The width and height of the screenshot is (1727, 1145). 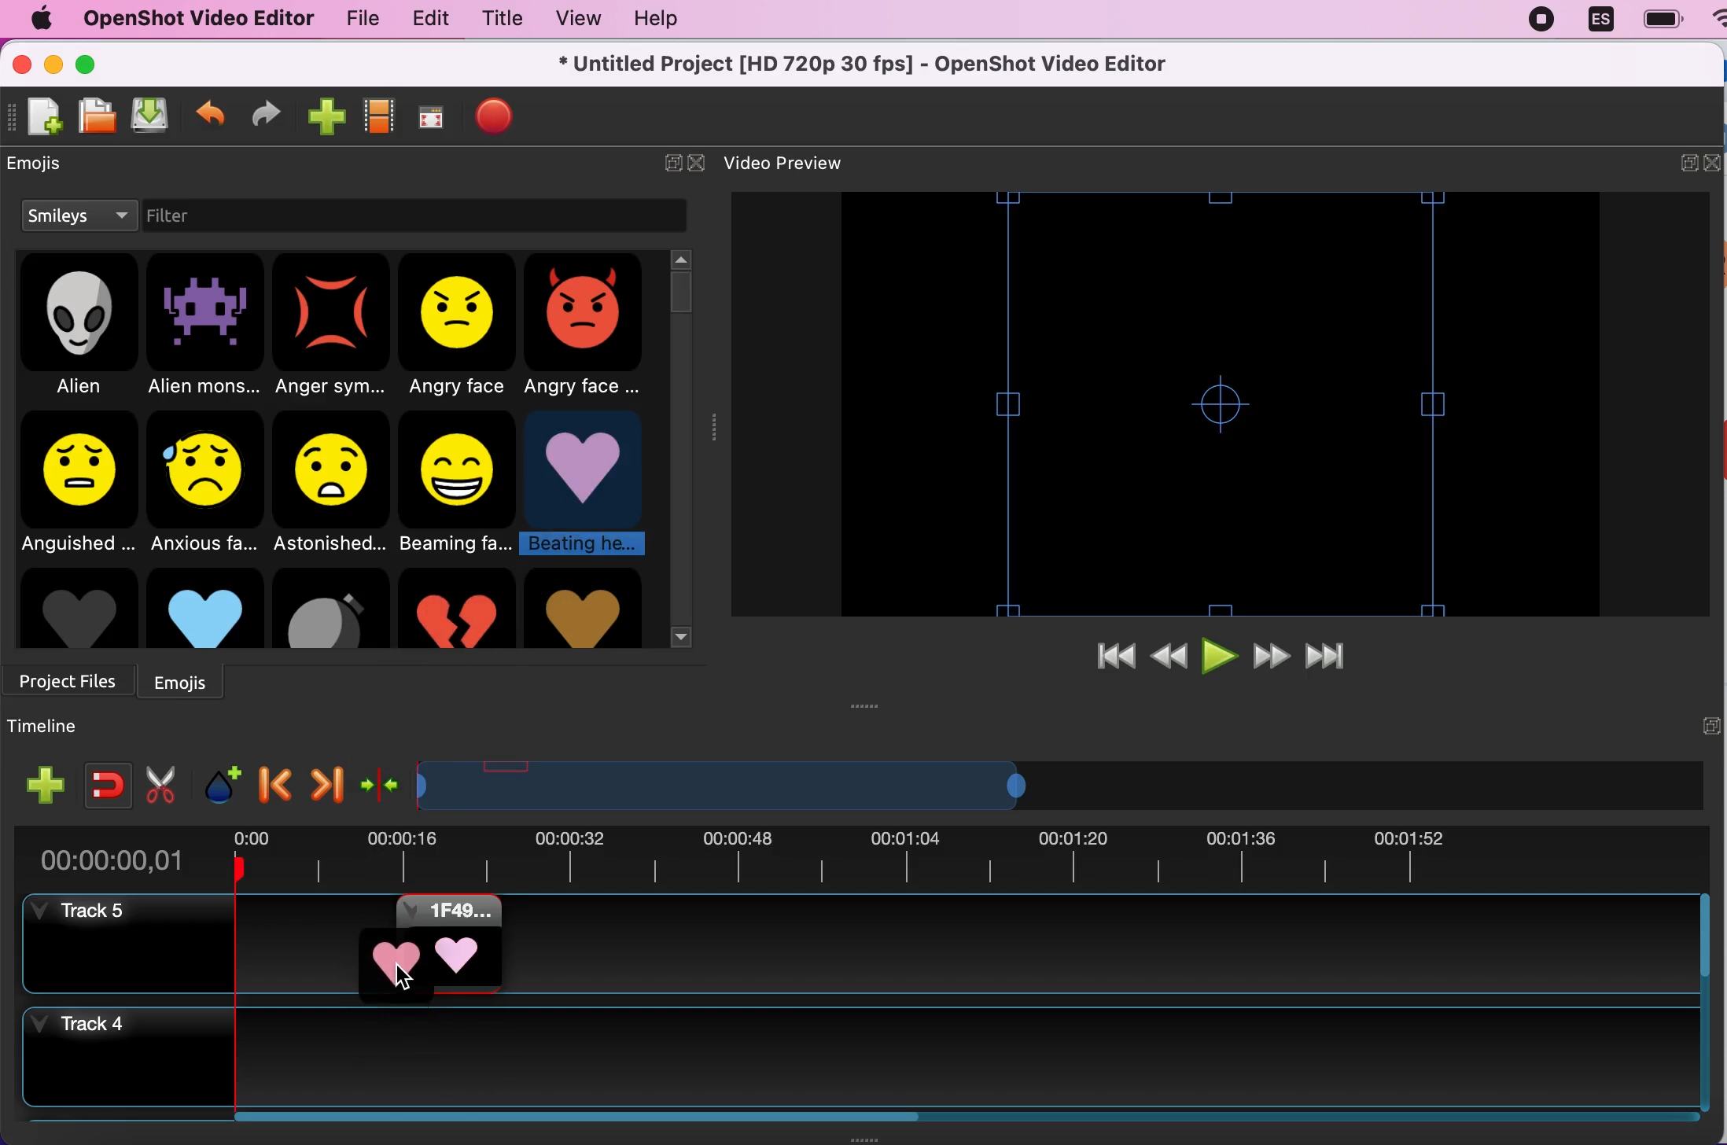 I want to click on Vertical slide bar, so click(x=1704, y=1002).